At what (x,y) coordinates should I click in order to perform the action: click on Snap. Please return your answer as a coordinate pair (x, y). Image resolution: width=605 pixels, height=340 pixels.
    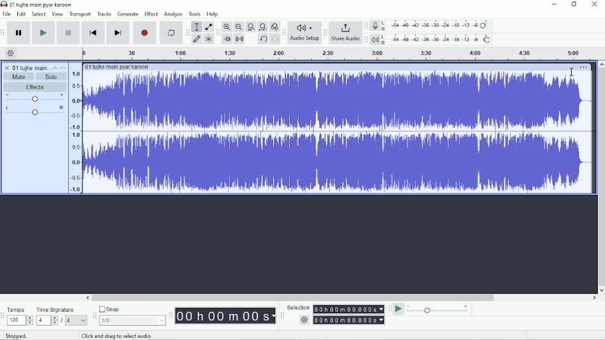
    Looking at the image, I should click on (132, 310).